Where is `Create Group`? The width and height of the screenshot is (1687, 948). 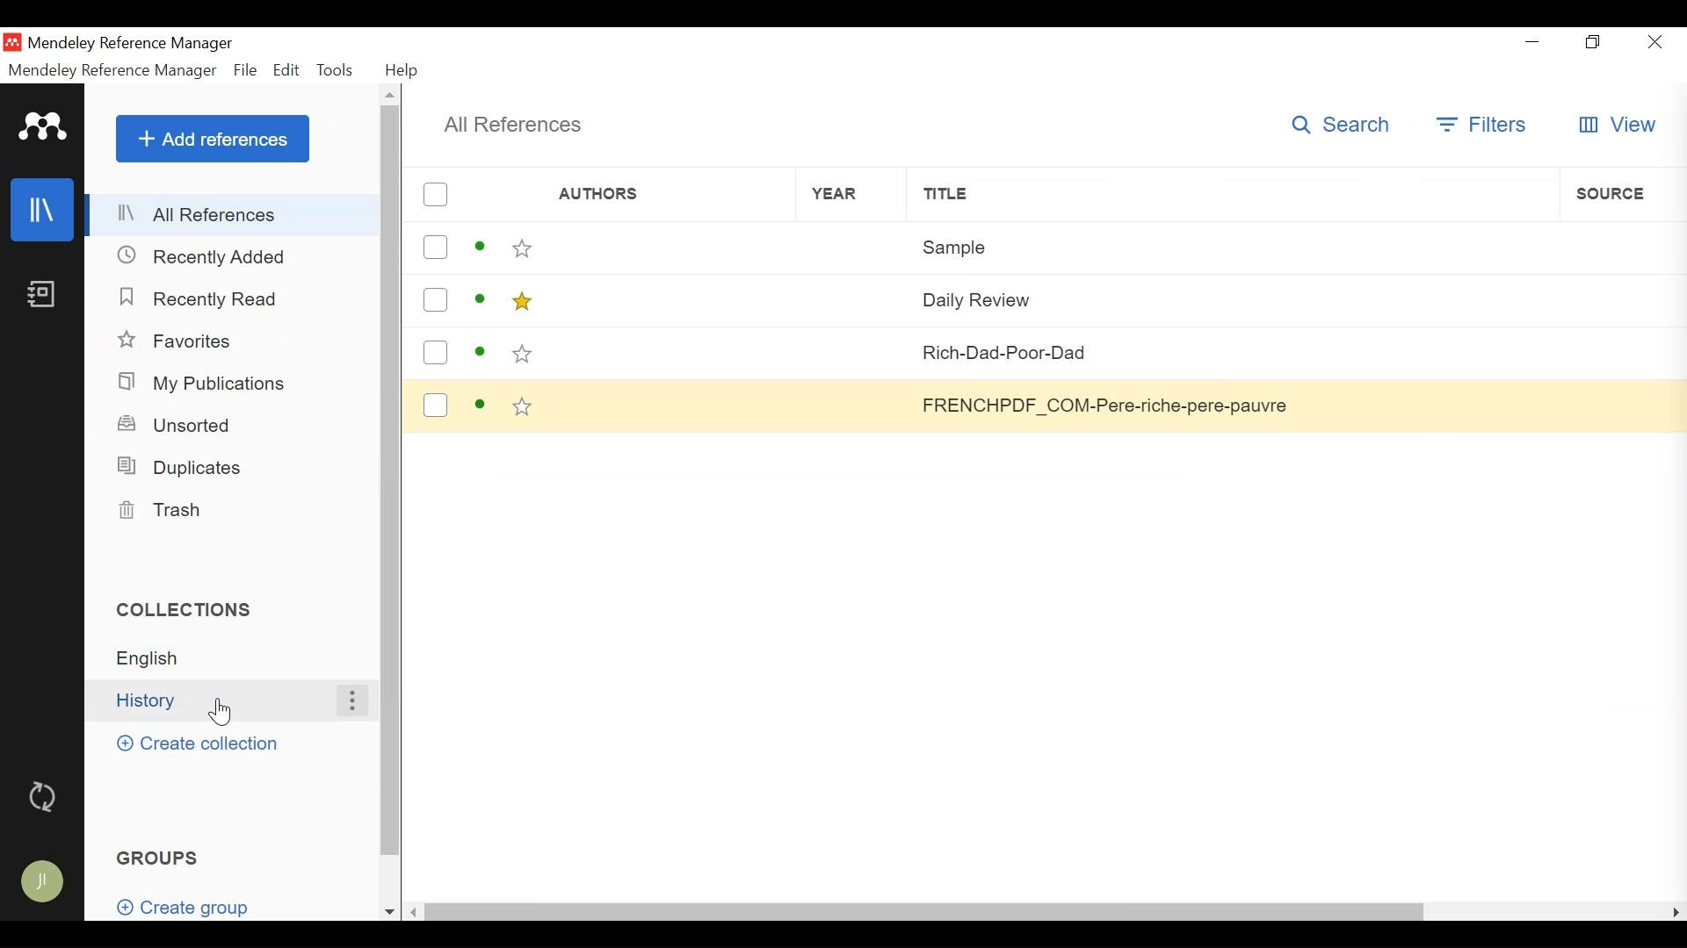 Create Group is located at coordinates (194, 907).